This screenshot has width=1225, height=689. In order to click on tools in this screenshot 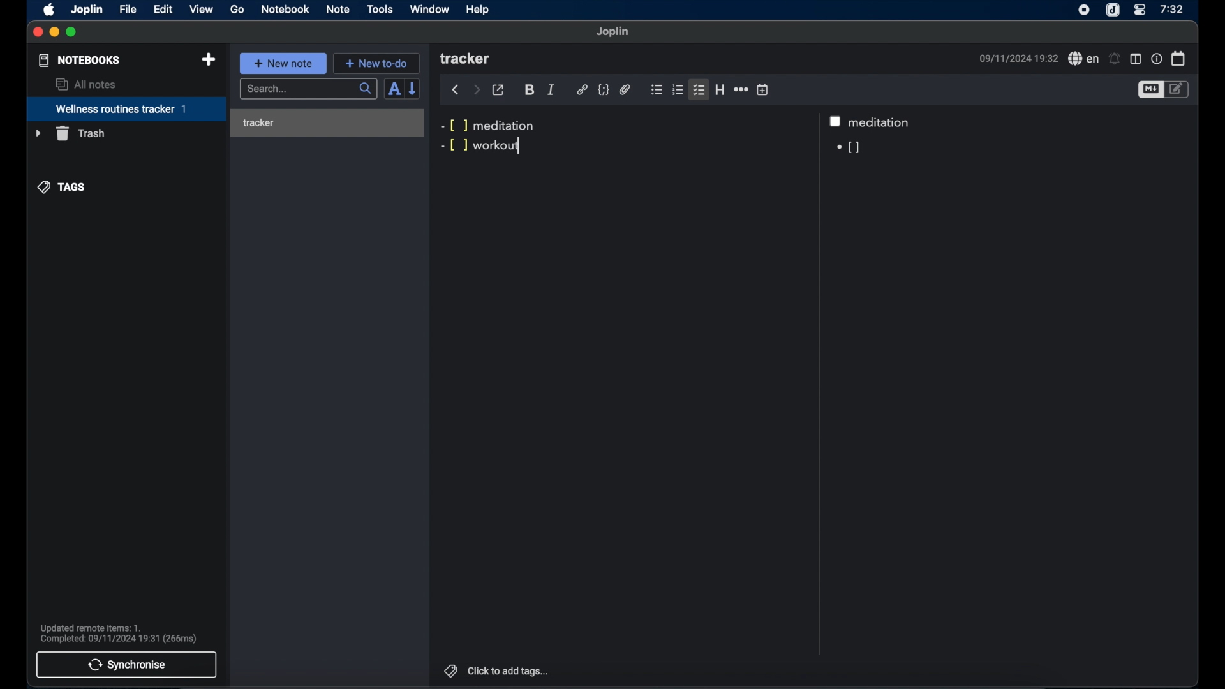, I will do `click(380, 10)`.